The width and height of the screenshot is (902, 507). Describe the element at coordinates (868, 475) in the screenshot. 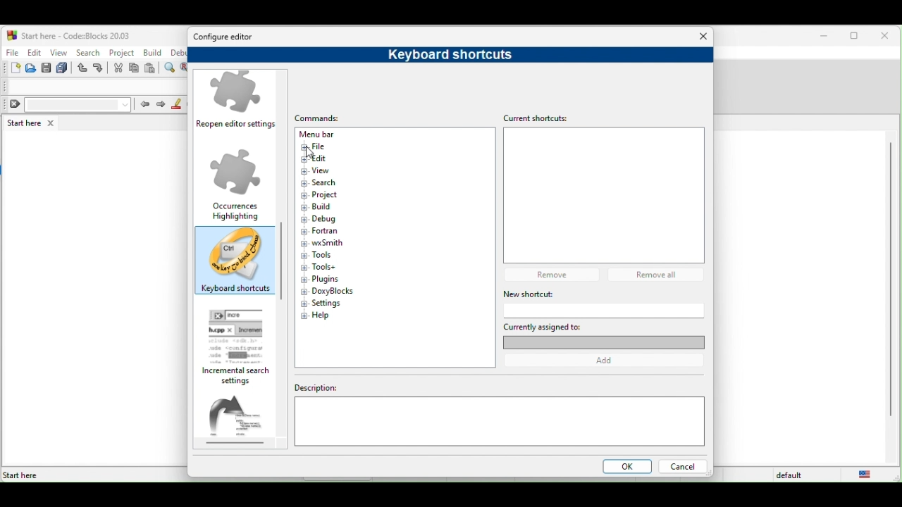

I see `united state` at that location.